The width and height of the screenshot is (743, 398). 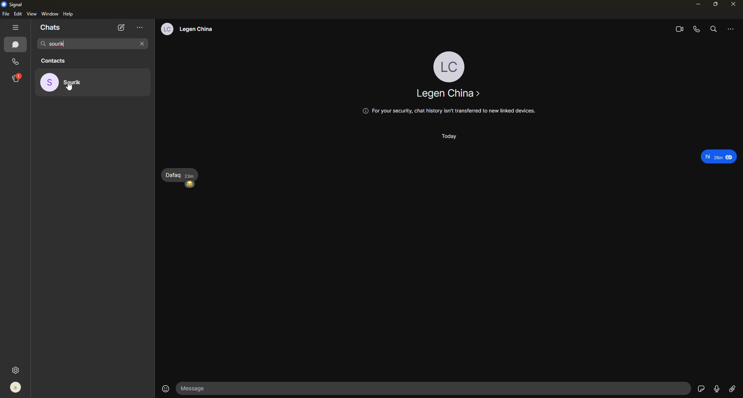 What do you see at coordinates (717, 6) in the screenshot?
I see `maximize` at bounding box center [717, 6].